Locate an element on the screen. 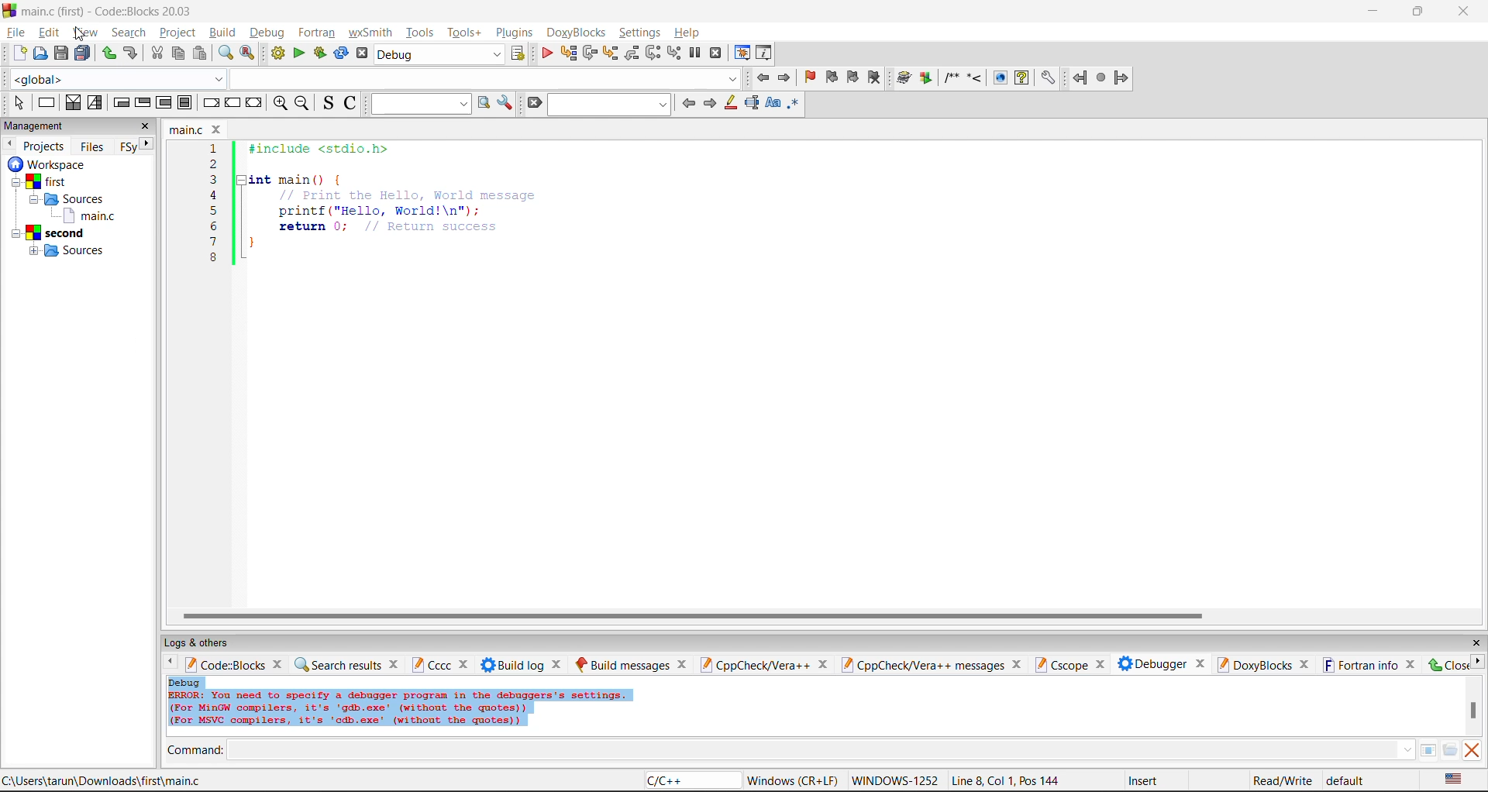  file location is located at coordinates (102, 782).